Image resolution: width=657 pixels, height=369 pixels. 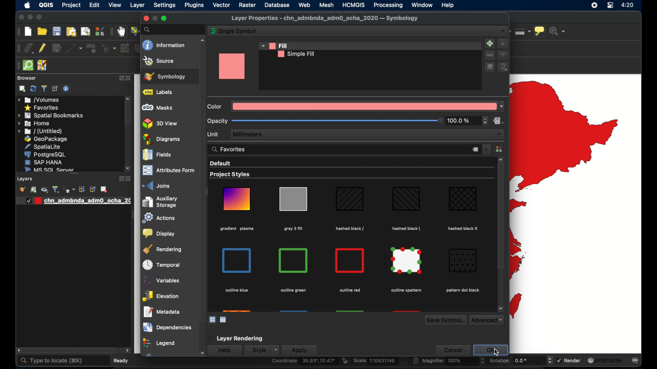 I want to click on scroll right, so click(x=17, y=351).